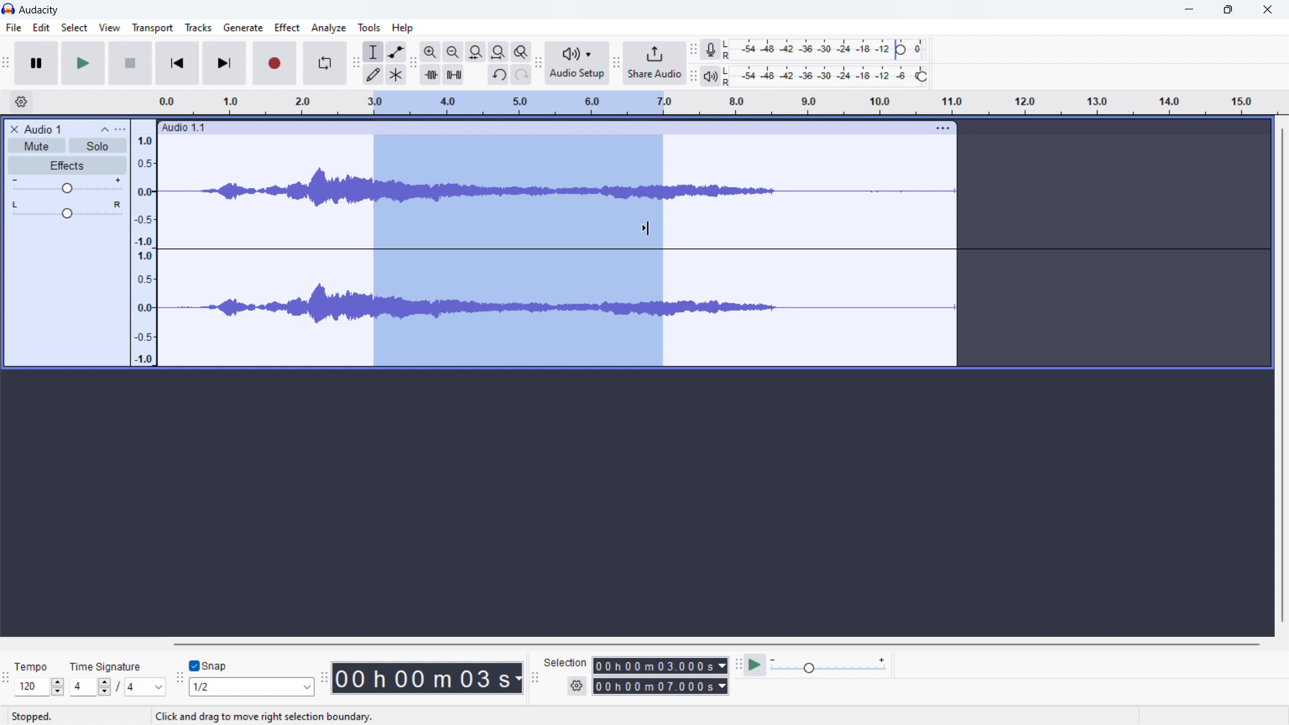 This screenshot has width=1289, height=725. Describe the element at coordinates (198, 28) in the screenshot. I see `tracks` at that location.